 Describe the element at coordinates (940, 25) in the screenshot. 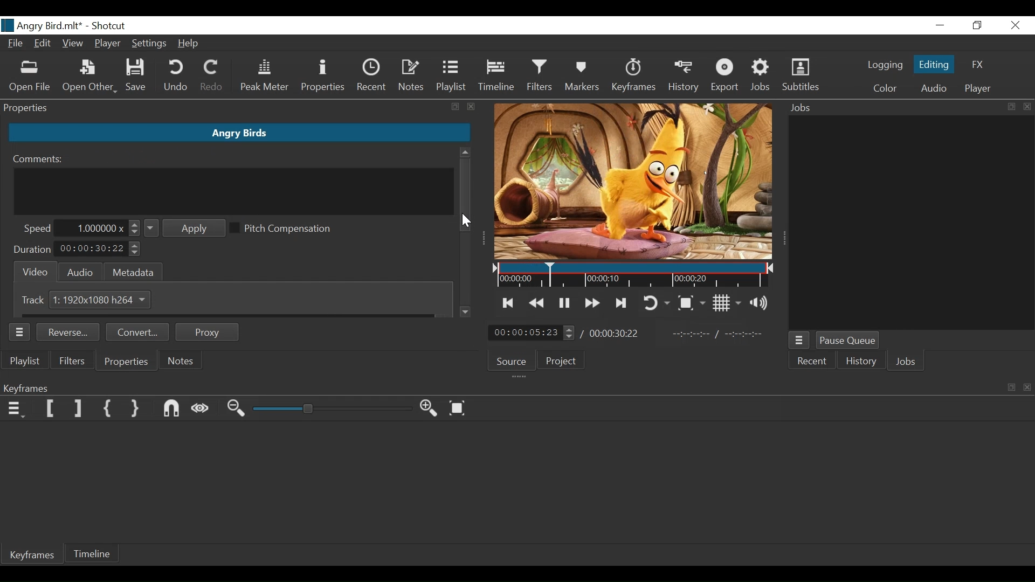

I see `Minimize` at that location.